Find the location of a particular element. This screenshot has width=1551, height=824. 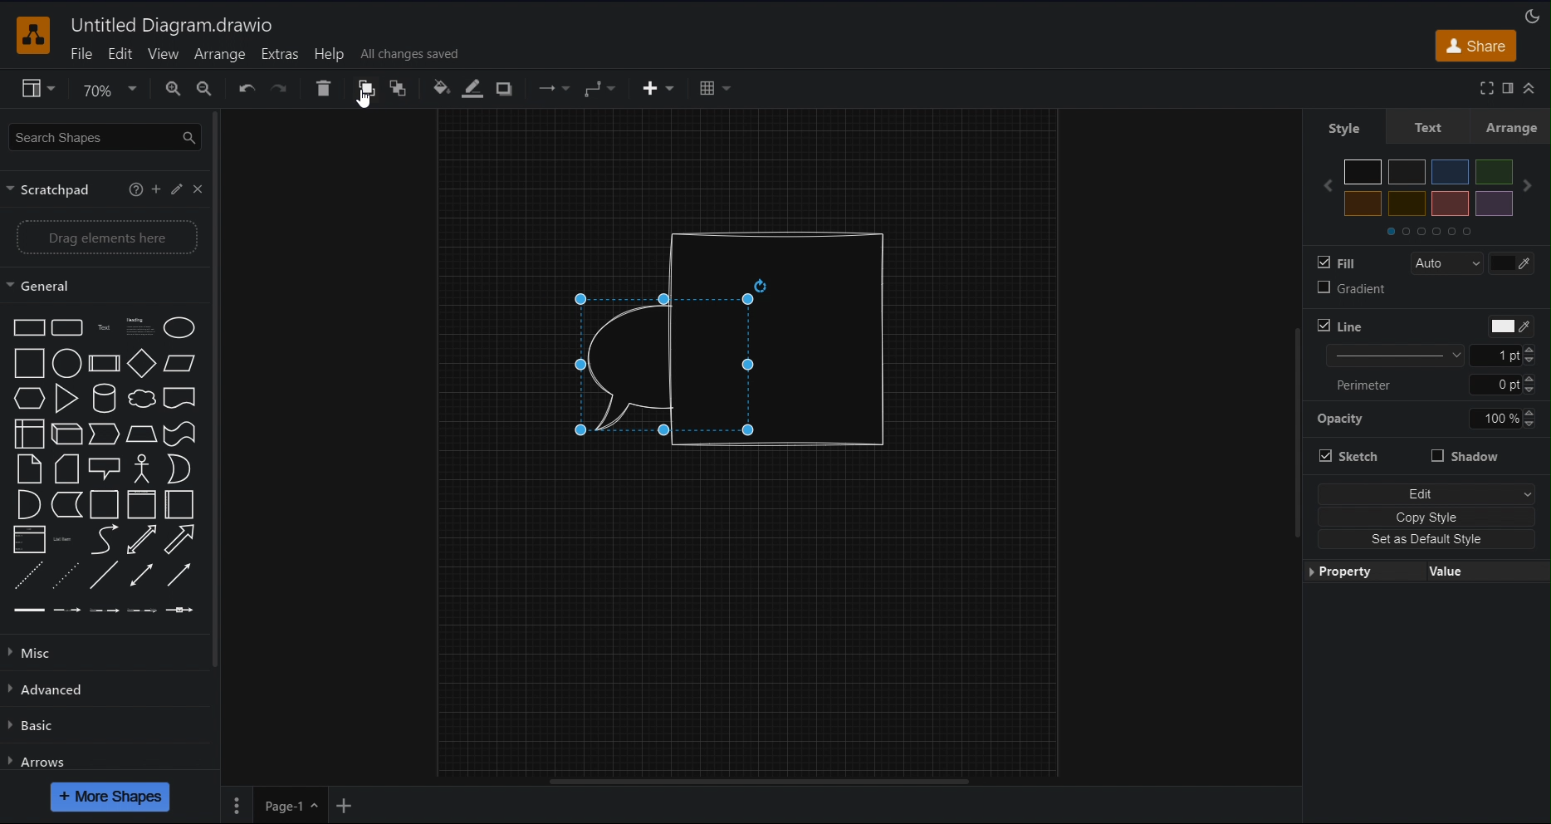

View is located at coordinates (164, 54).